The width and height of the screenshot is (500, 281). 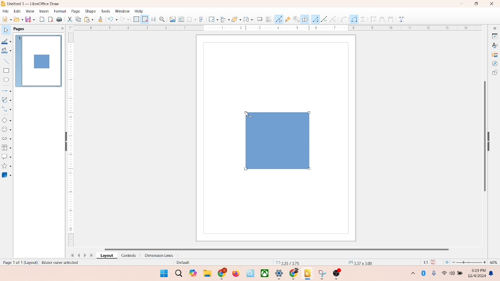 I want to click on dimension lines, so click(x=157, y=255).